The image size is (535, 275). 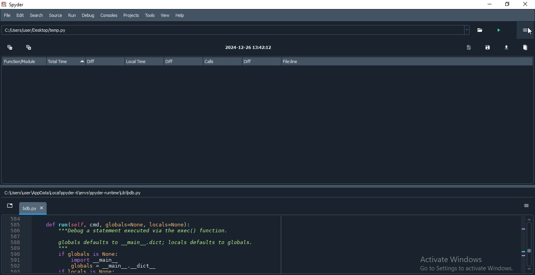 What do you see at coordinates (56, 16) in the screenshot?
I see `Source` at bounding box center [56, 16].